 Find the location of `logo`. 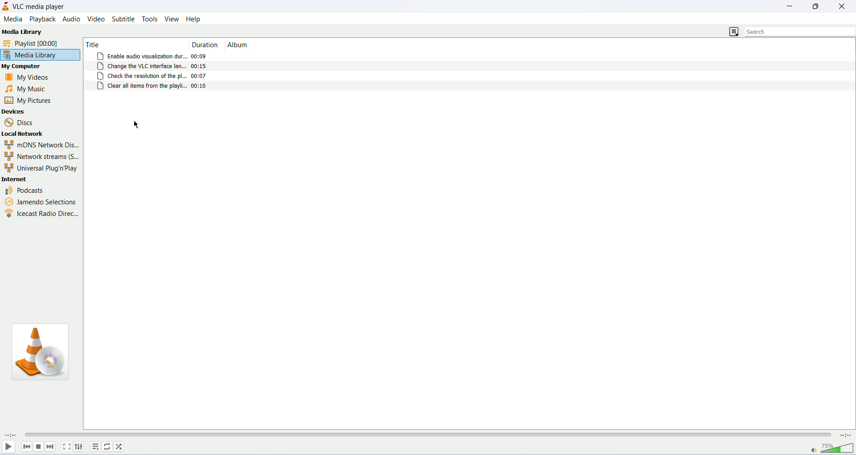

logo is located at coordinates (6, 6).